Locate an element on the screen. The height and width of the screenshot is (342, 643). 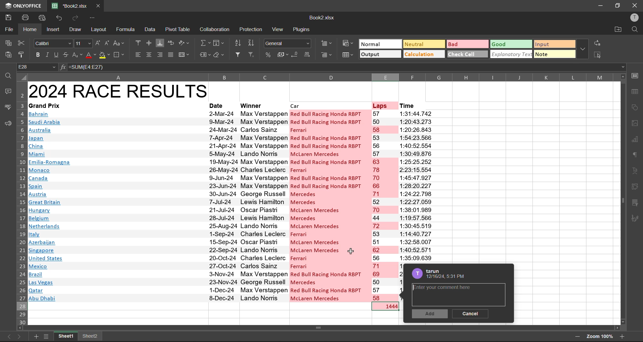
home is located at coordinates (30, 30).